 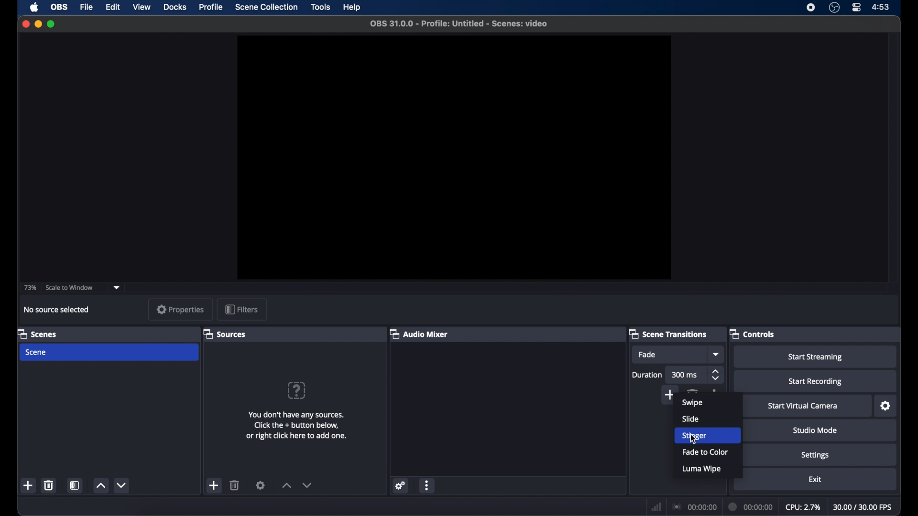 I want to click on docks, so click(x=175, y=7).